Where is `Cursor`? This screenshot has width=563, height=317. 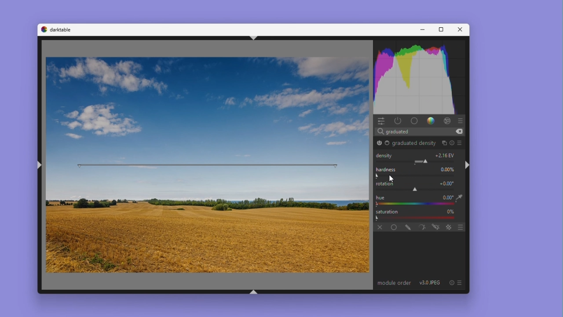 Cursor is located at coordinates (392, 178).